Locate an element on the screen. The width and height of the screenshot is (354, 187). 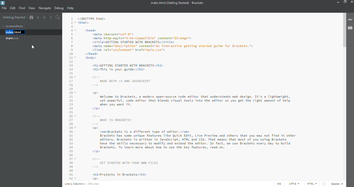
screenshots is located at coordinates (13, 26).